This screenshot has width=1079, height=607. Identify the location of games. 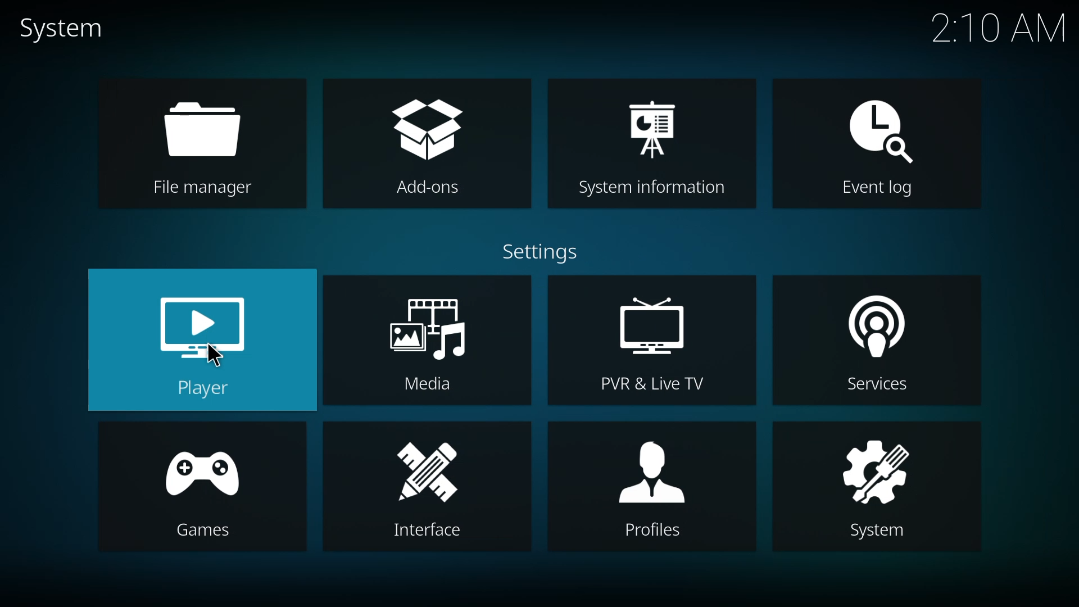
(200, 488).